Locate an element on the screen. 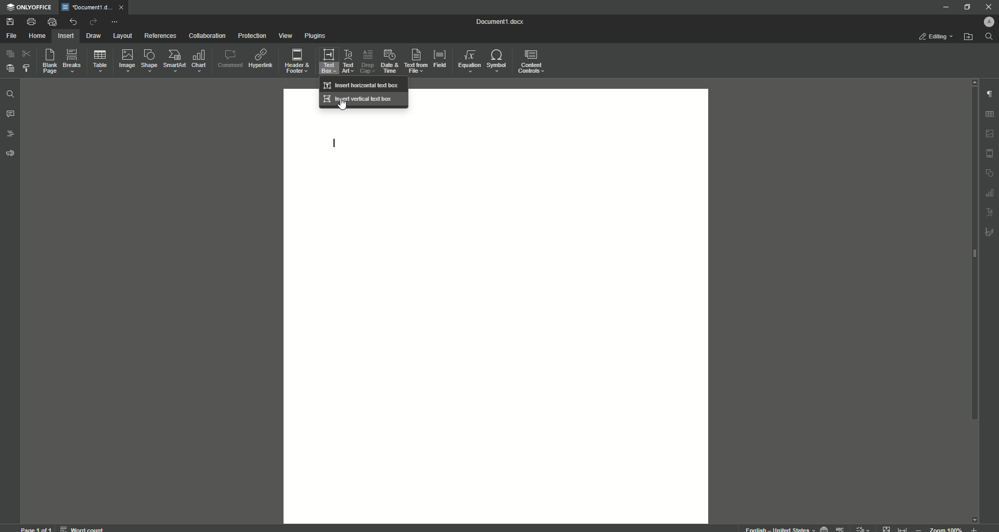 Image resolution: width=999 pixels, height=532 pixels. Header and Footer is located at coordinates (296, 62).